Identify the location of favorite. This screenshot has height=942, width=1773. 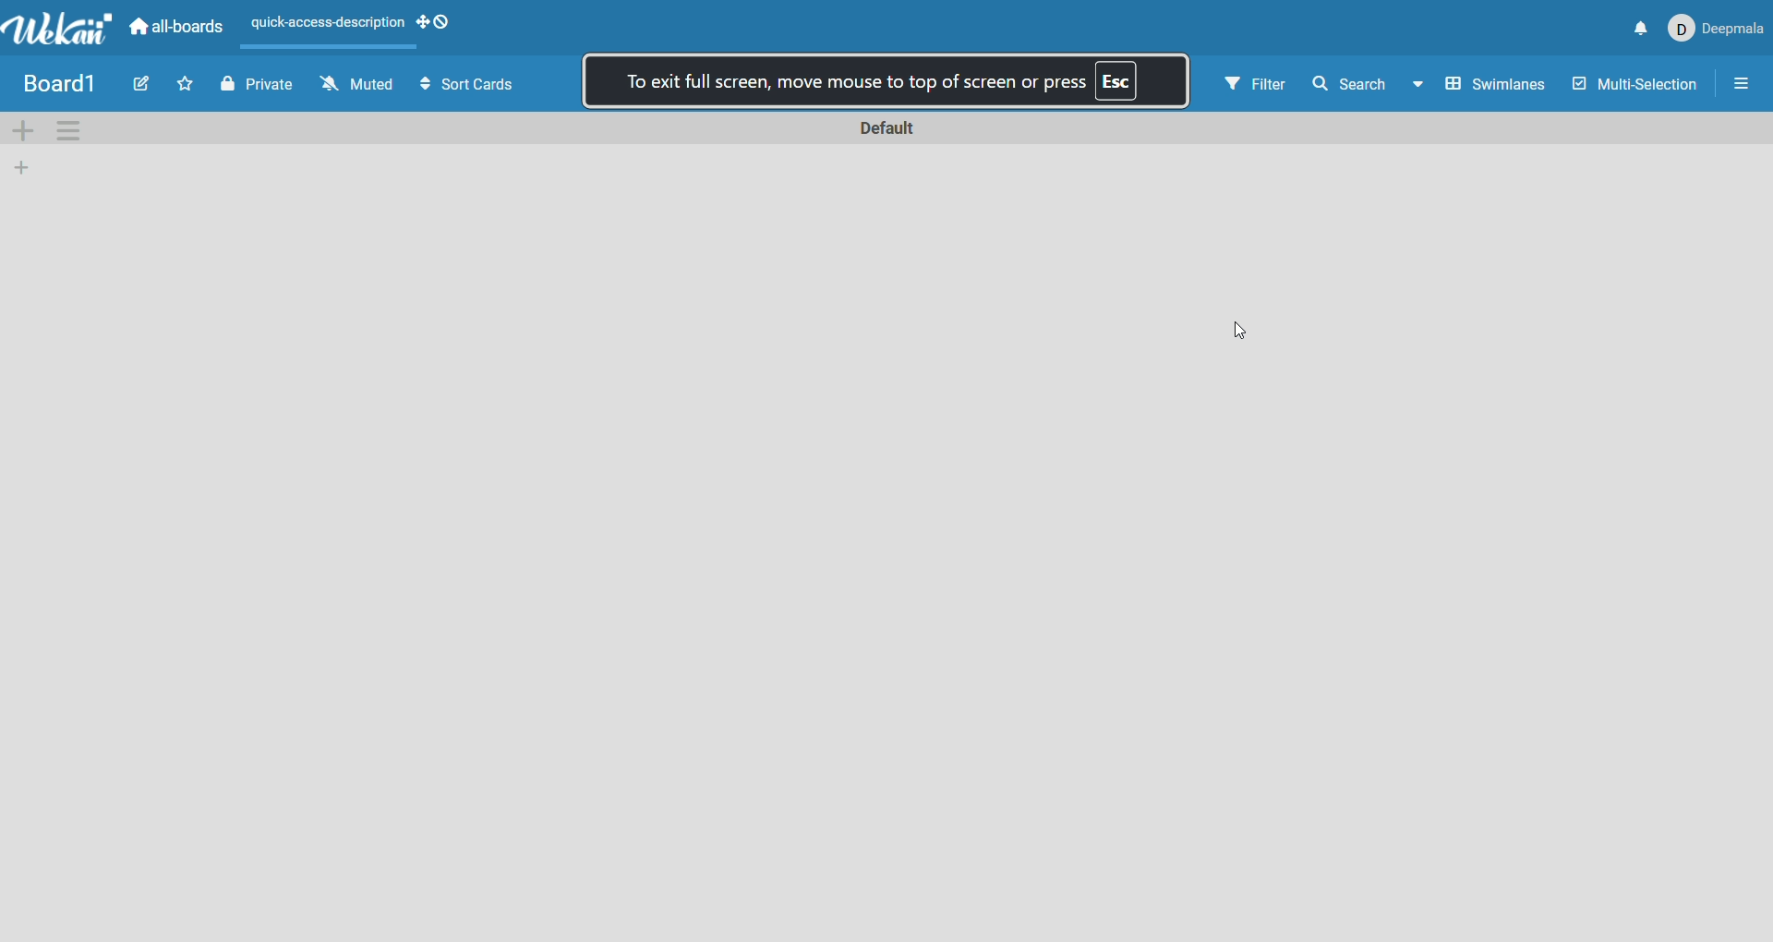
(187, 86).